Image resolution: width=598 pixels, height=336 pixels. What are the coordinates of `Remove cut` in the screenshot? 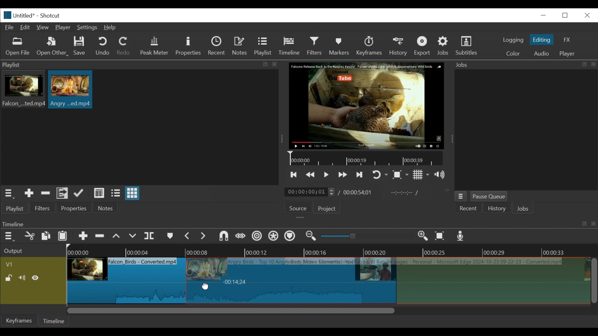 It's located at (101, 237).